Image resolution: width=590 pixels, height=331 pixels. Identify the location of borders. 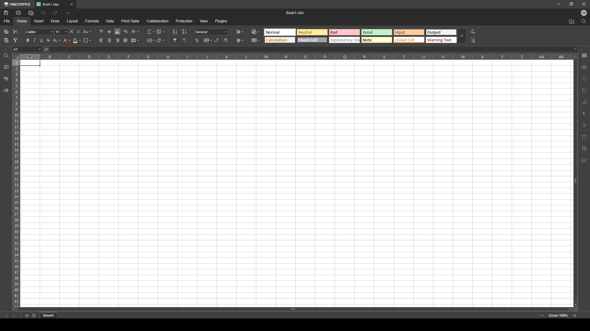
(87, 40).